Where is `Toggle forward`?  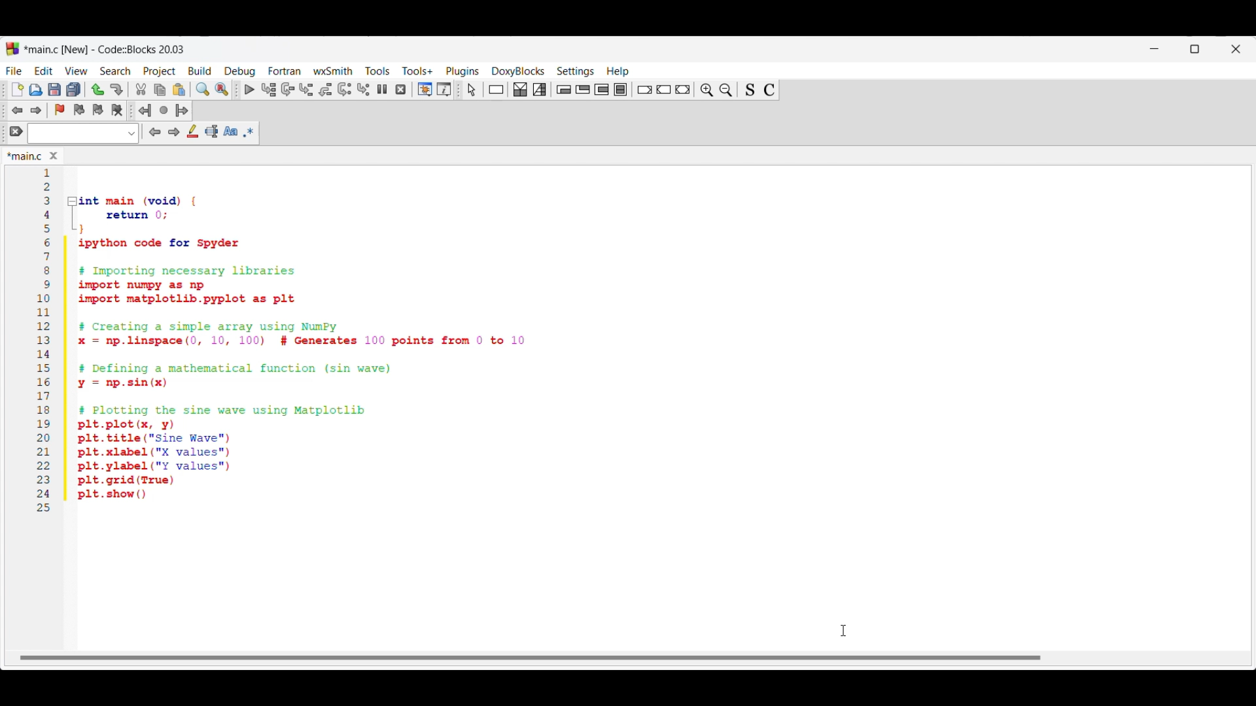
Toggle forward is located at coordinates (37, 110).